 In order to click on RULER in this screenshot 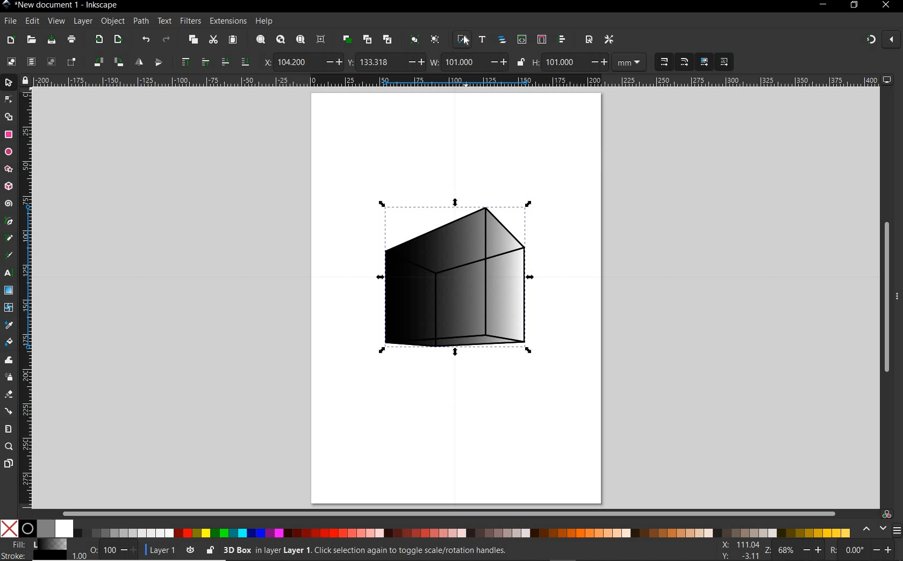, I will do `click(26, 299)`.